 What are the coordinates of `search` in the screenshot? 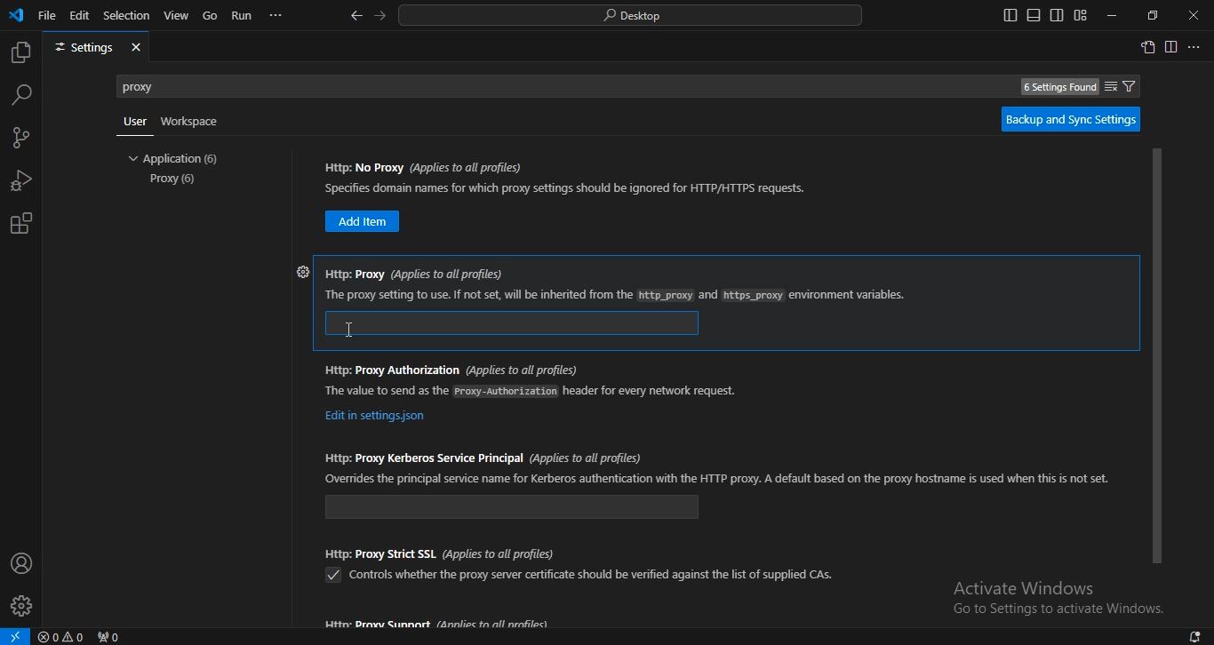 It's located at (632, 16).